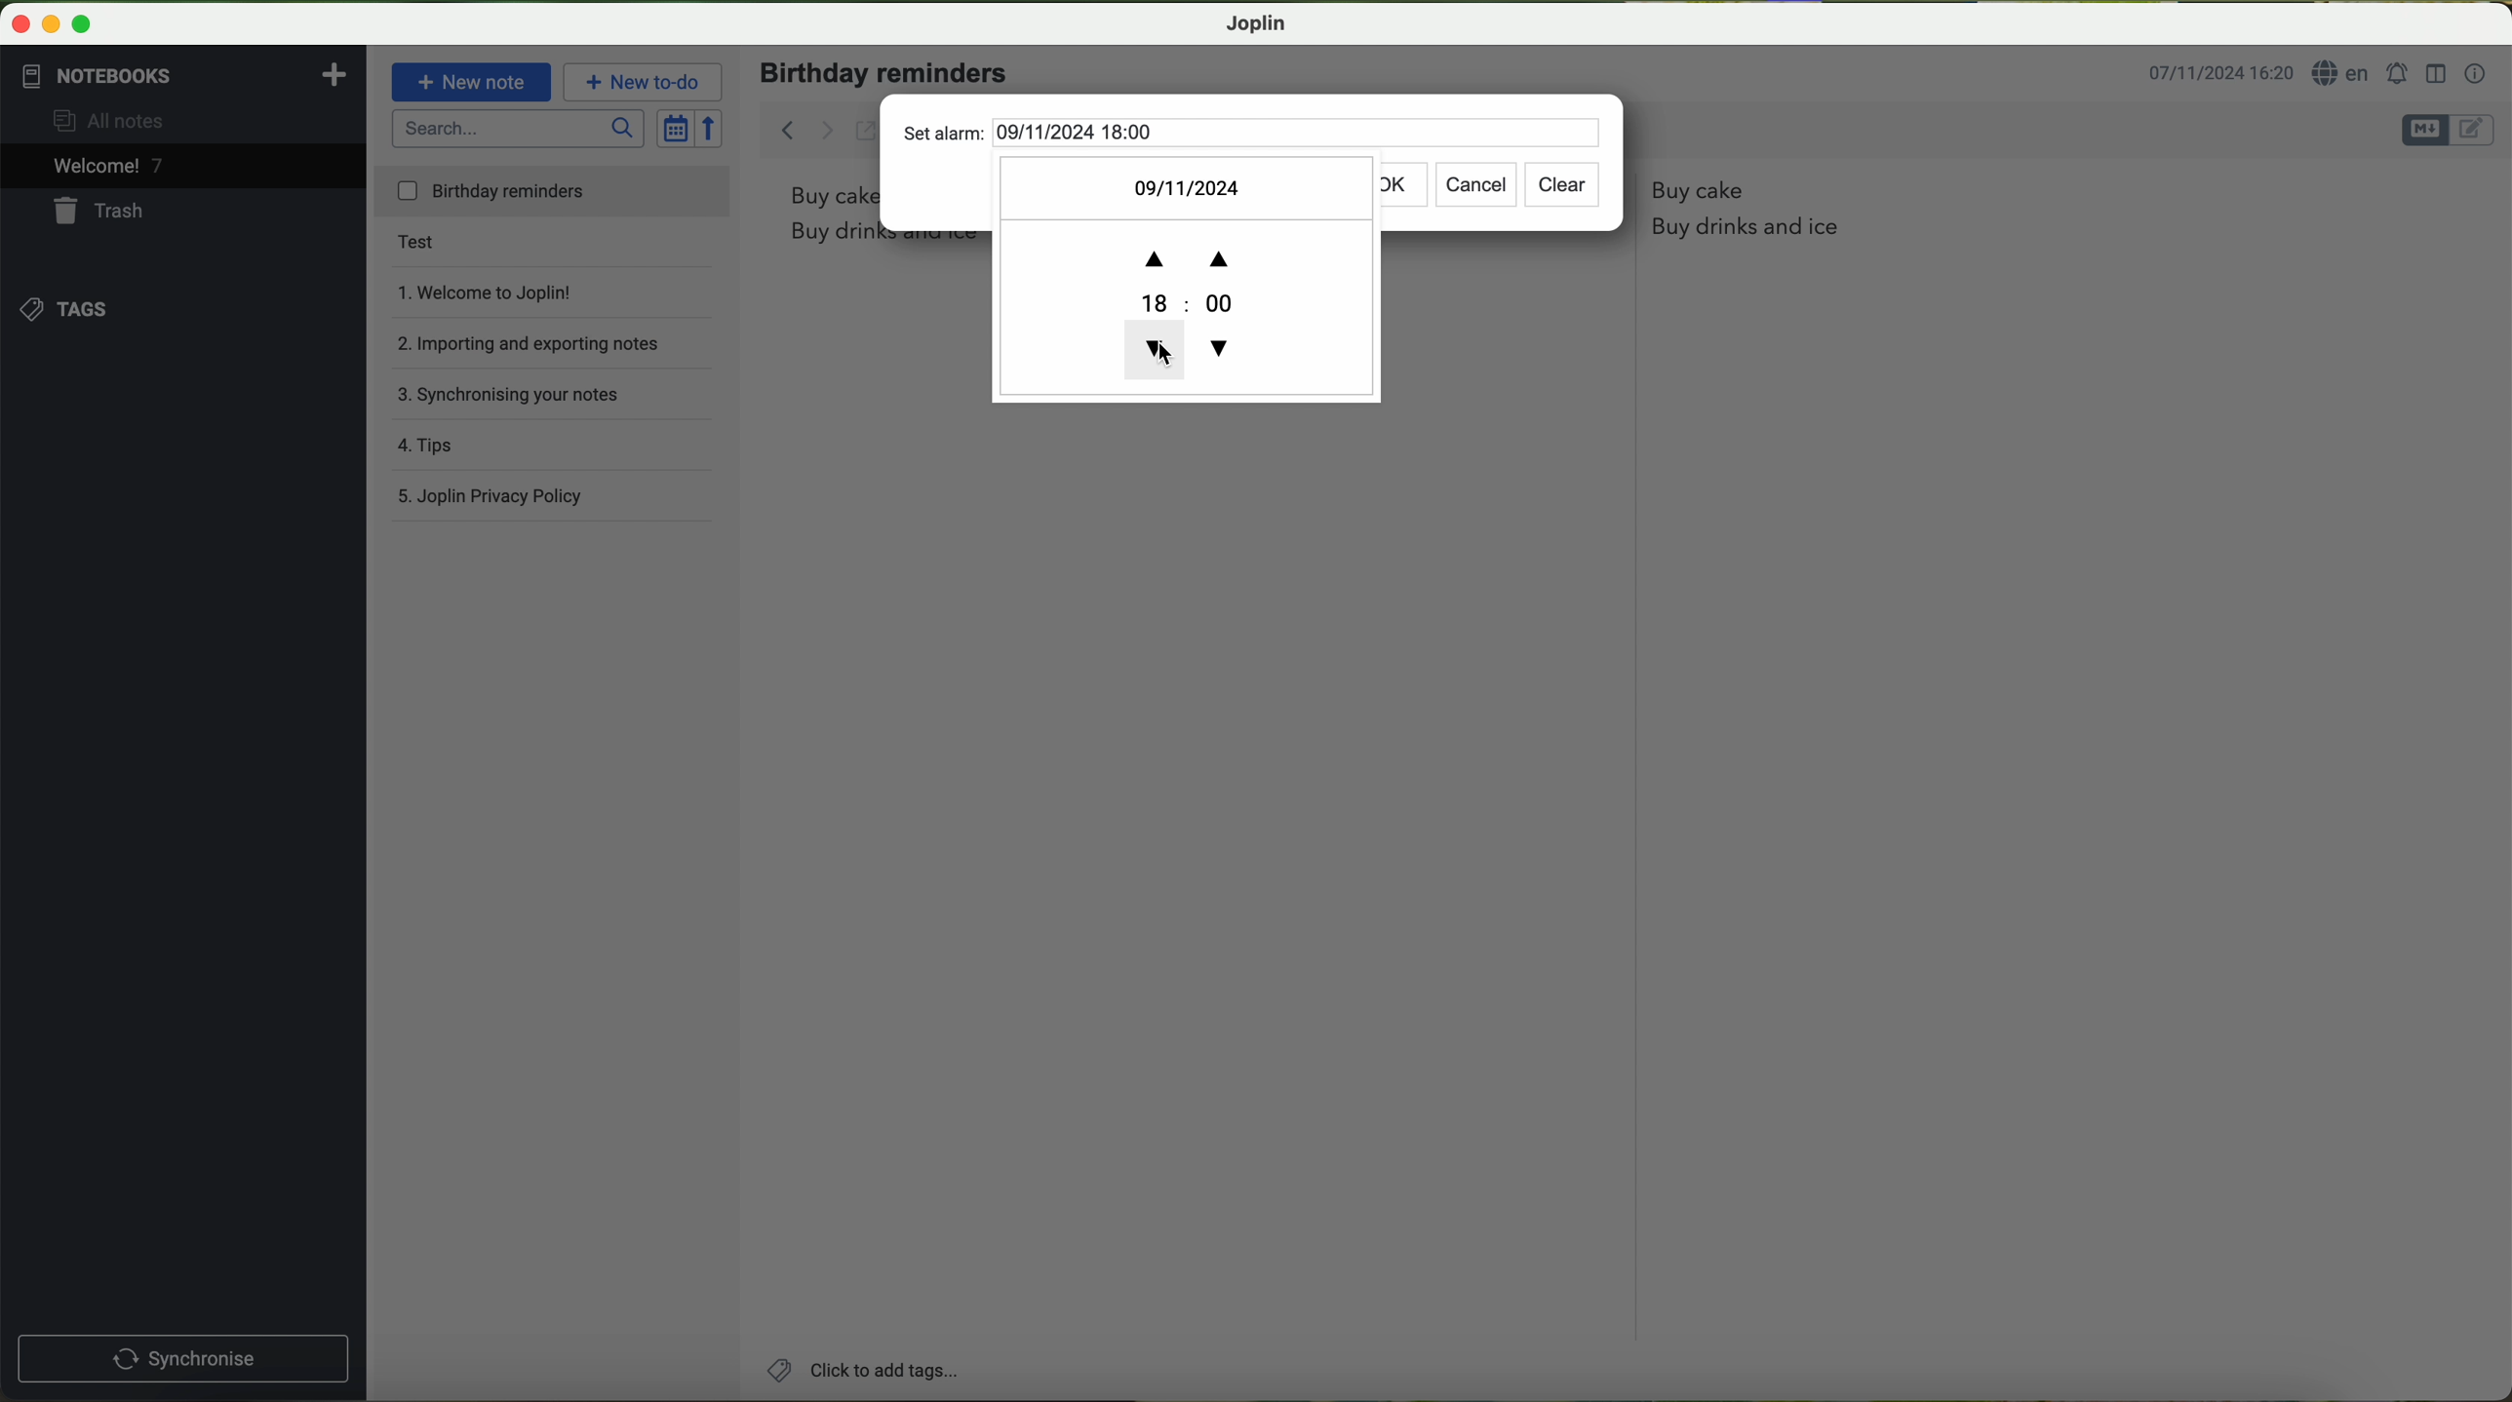 The height and width of the screenshot is (1402, 2512). What do you see at coordinates (1202, 182) in the screenshot?
I see `09/11/2024` at bounding box center [1202, 182].